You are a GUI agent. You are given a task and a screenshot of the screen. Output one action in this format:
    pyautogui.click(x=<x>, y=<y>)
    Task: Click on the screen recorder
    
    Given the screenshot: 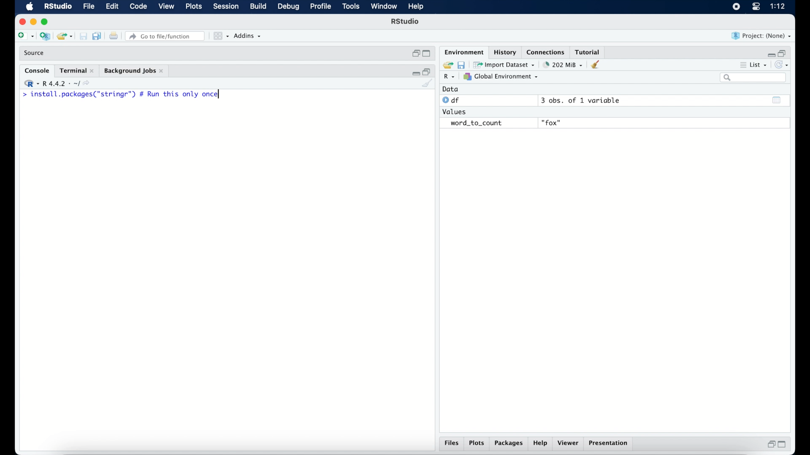 What is the action you would take?
    pyautogui.click(x=736, y=7)
    